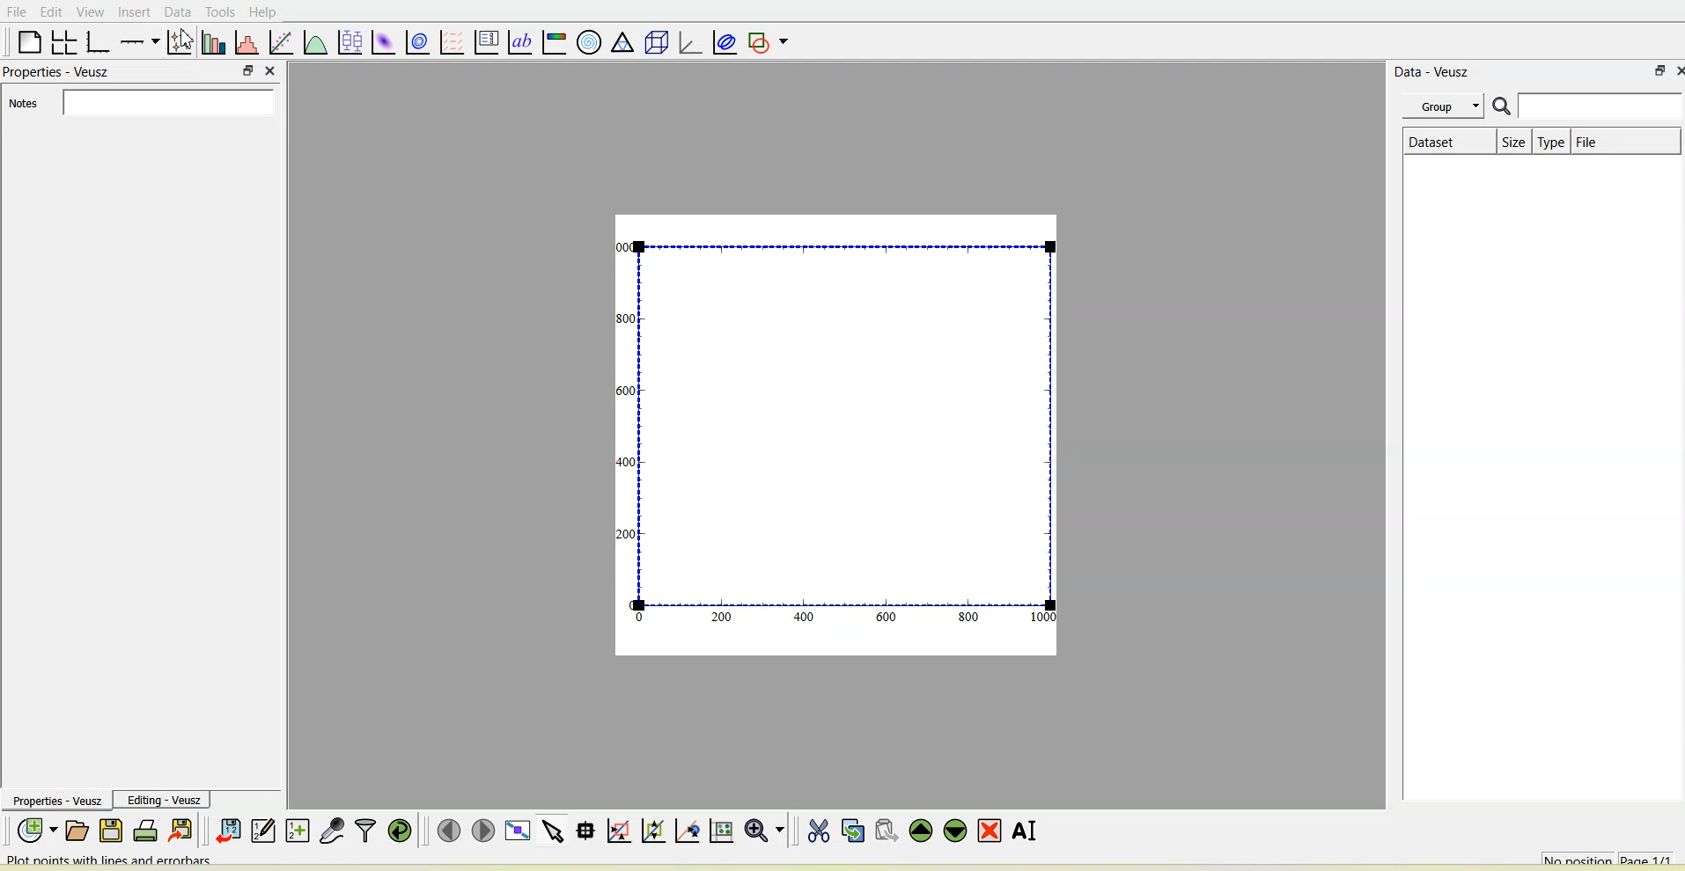  What do you see at coordinates (1674, 71) in the screenshot?
I see `close` at bounding box center [1674, 71].